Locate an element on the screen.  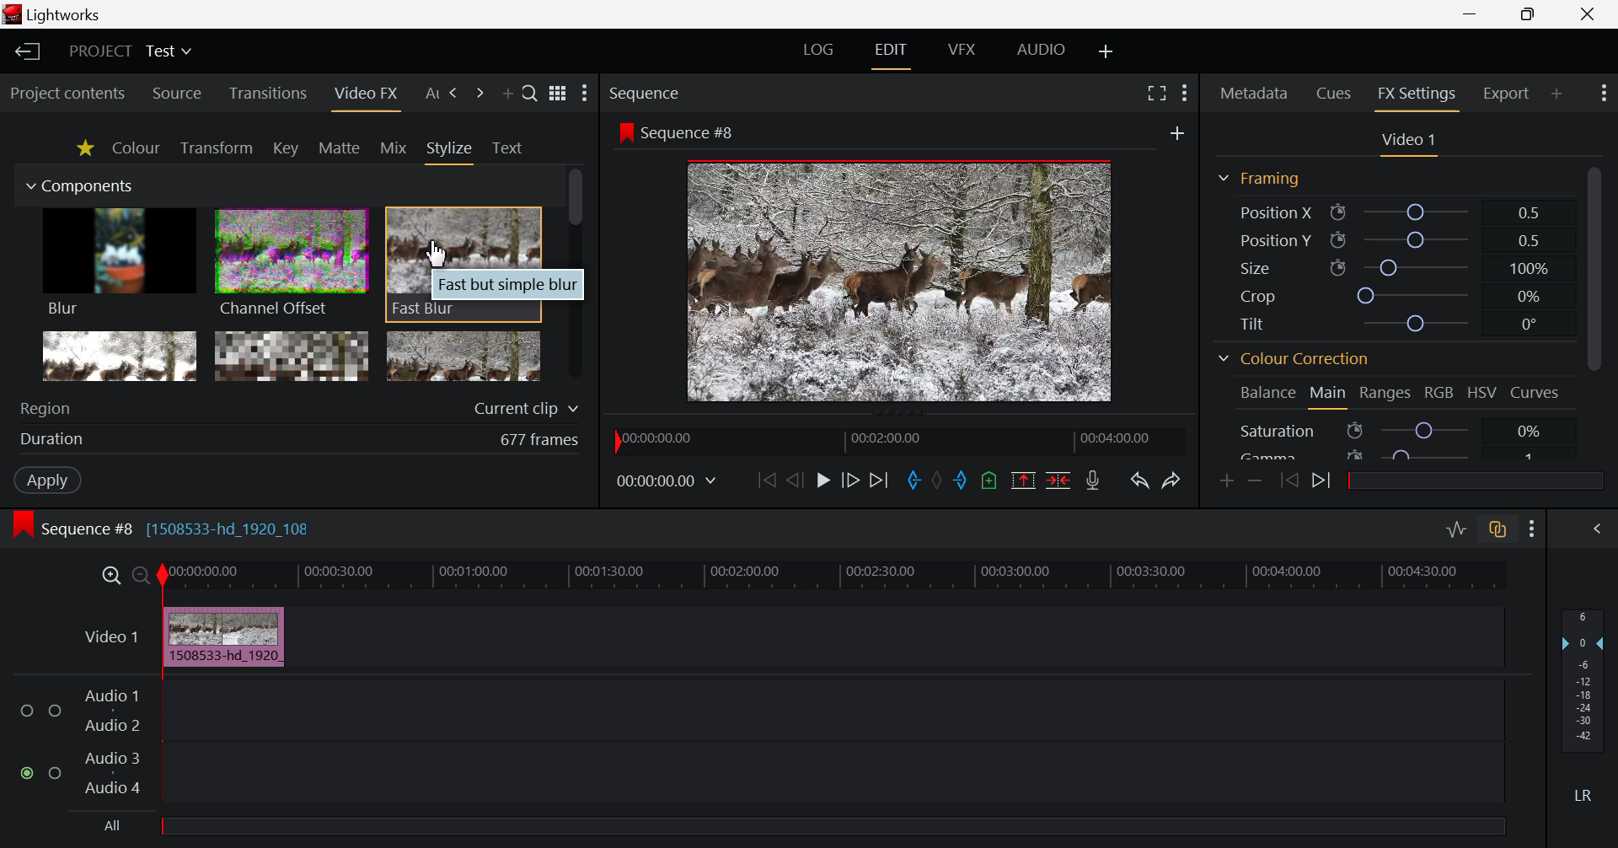
To the Start is located at coordinates (765, 481).